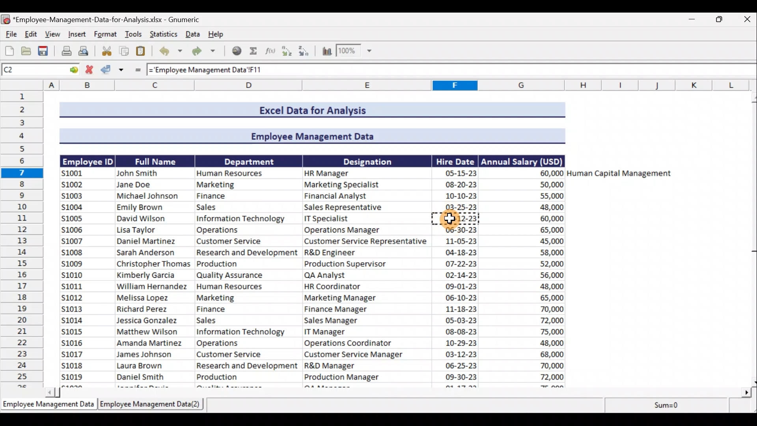 The image size is (757, 426). Describe the element at coordinates (306, 52) in the screenshot. I see `Sort Descending` at that location.